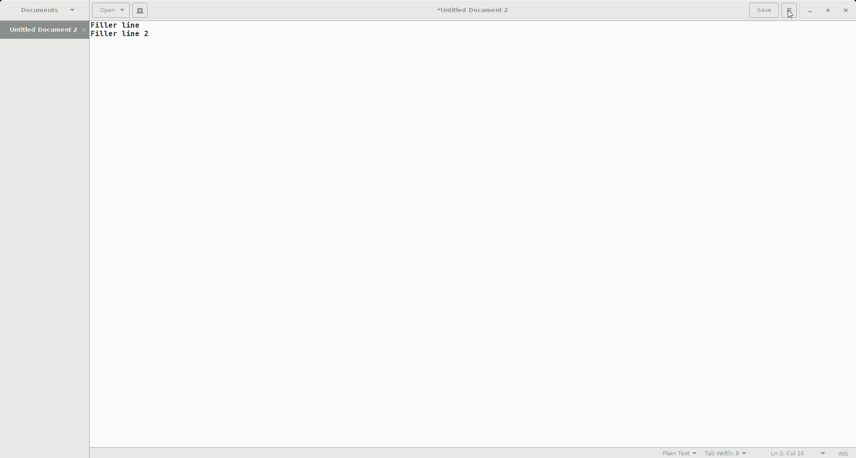 The image size is (856, 458). What do you see at coordinates (764, 10) in the screenshot?
I see `Save` at bounding box center [764, 10].